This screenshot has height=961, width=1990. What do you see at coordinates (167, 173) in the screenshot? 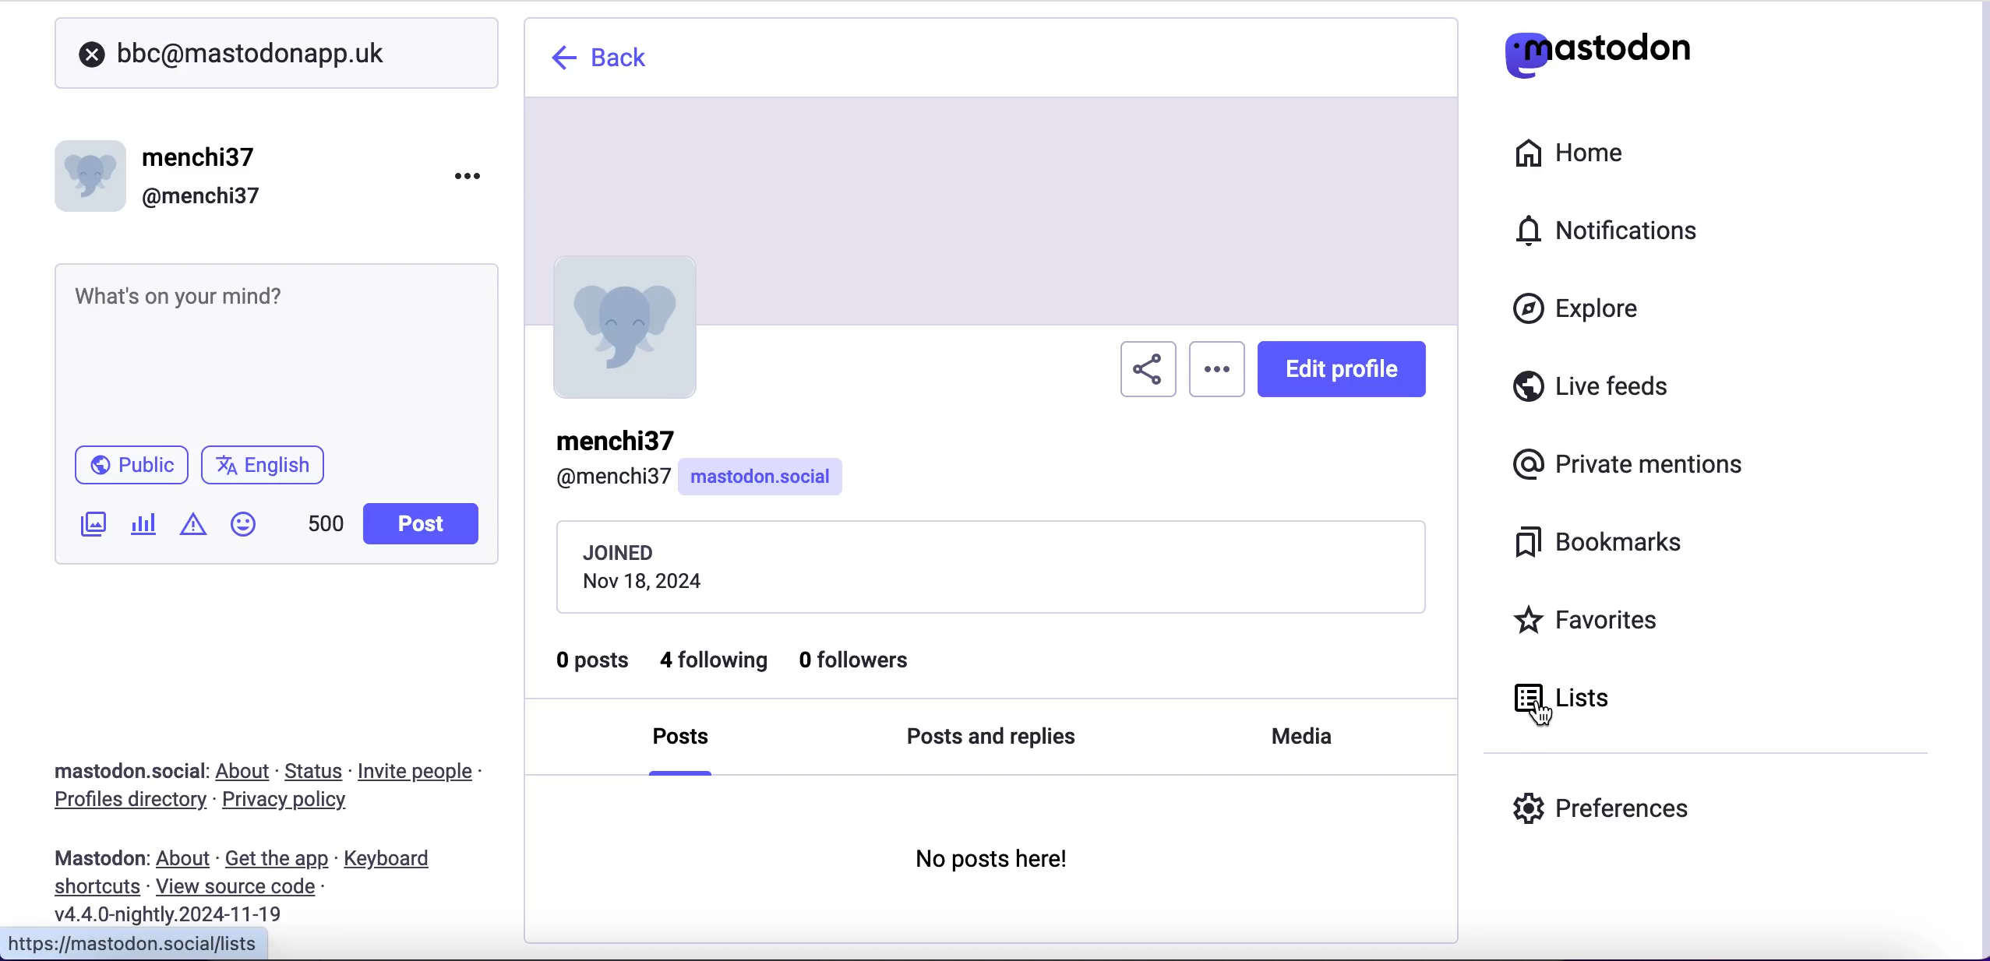
I see `user name` at bounding box center [167, 173].